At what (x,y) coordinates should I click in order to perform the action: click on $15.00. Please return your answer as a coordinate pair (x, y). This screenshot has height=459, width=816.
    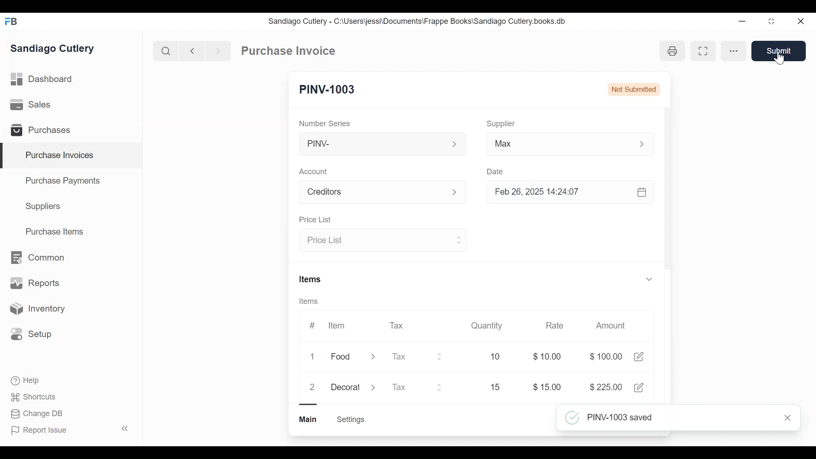
    Looking at the image, I should click on (547, 387).